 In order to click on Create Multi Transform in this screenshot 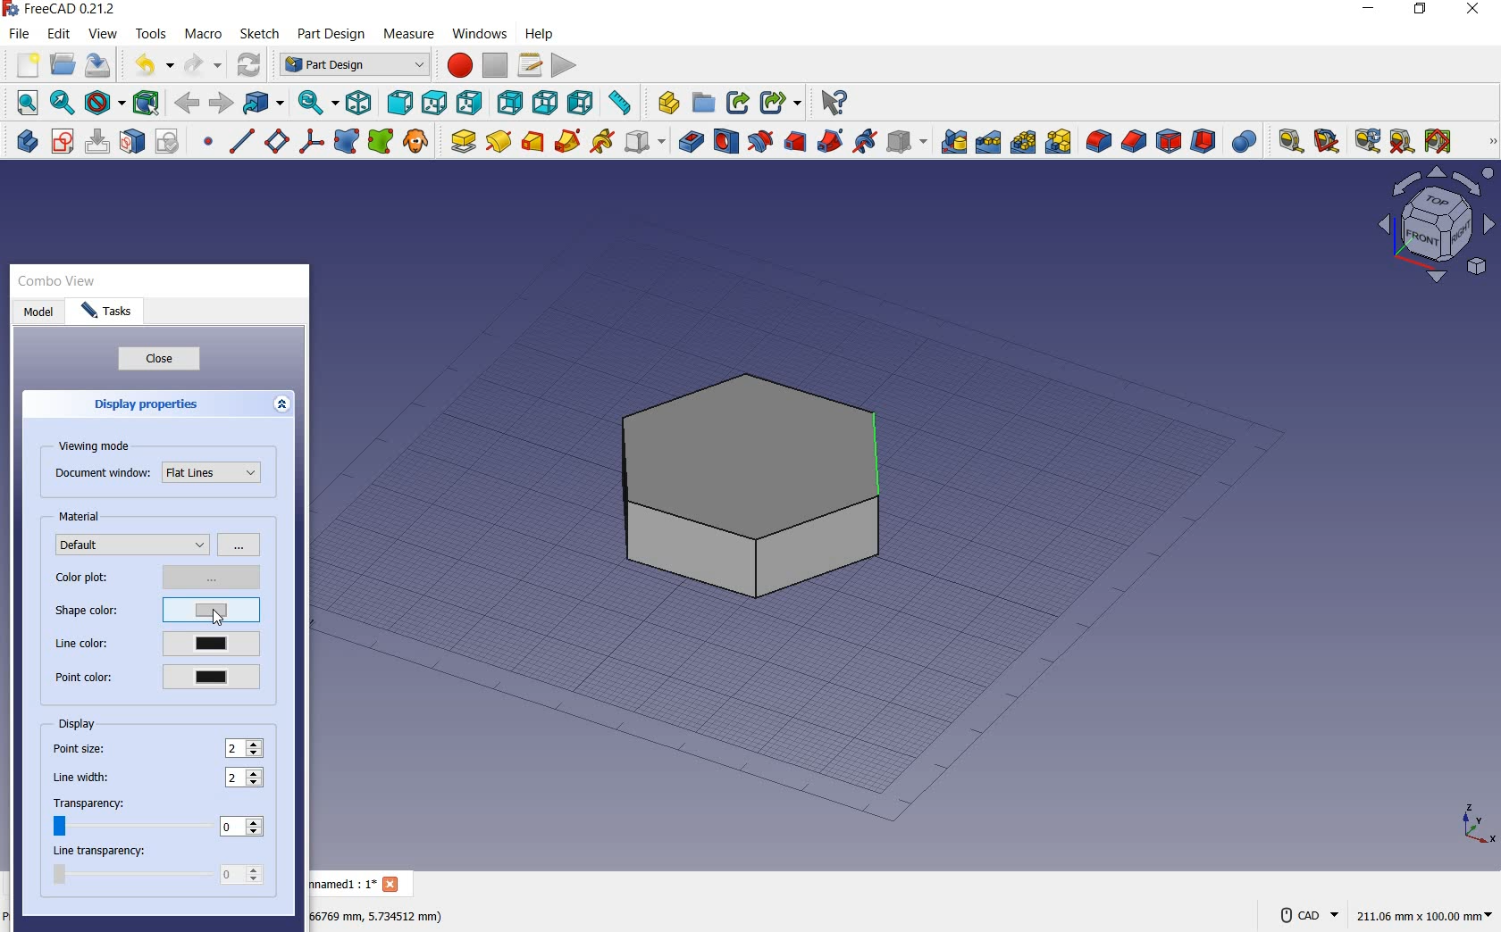, I will do `click(1059, 142)`.